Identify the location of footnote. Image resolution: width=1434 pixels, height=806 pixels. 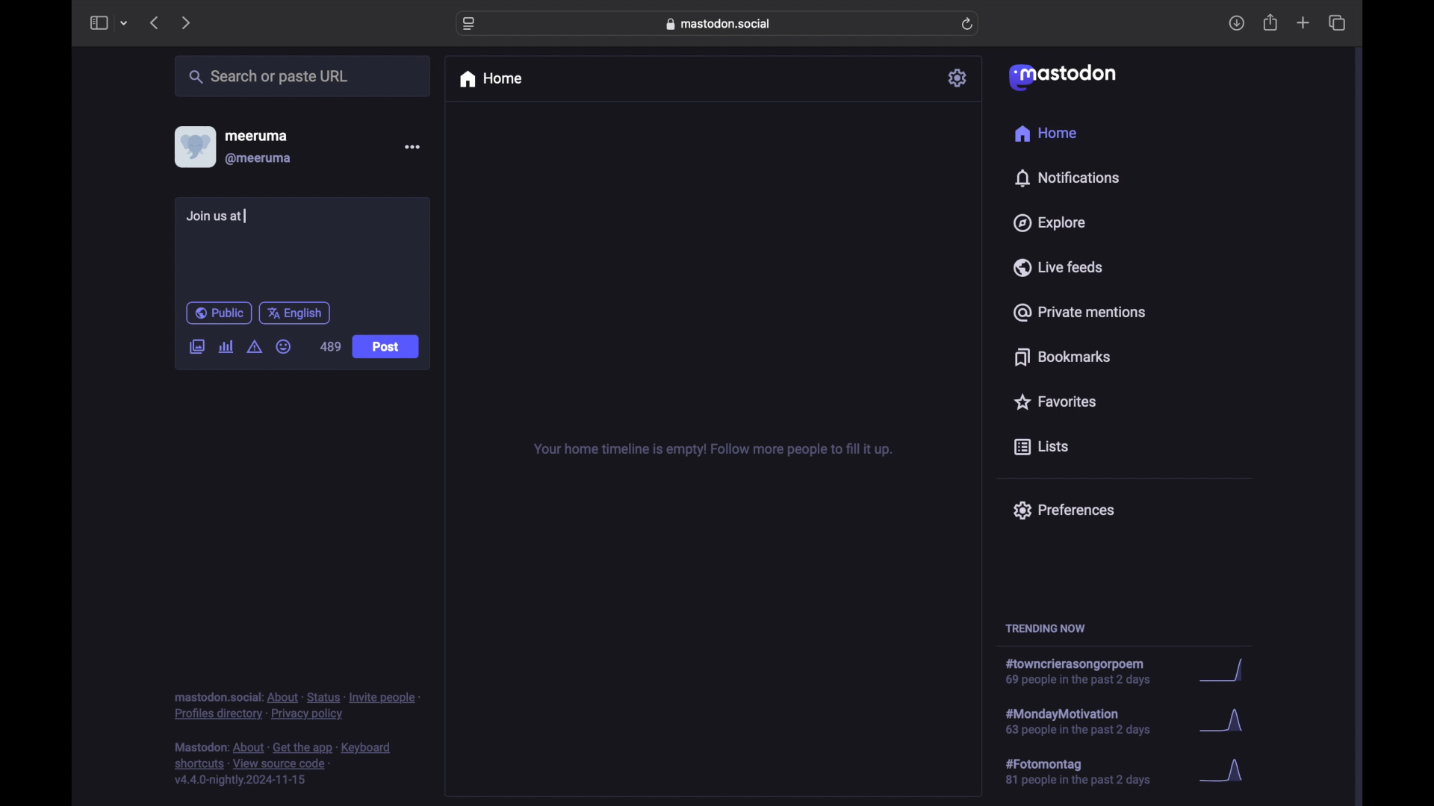
(285, 764).